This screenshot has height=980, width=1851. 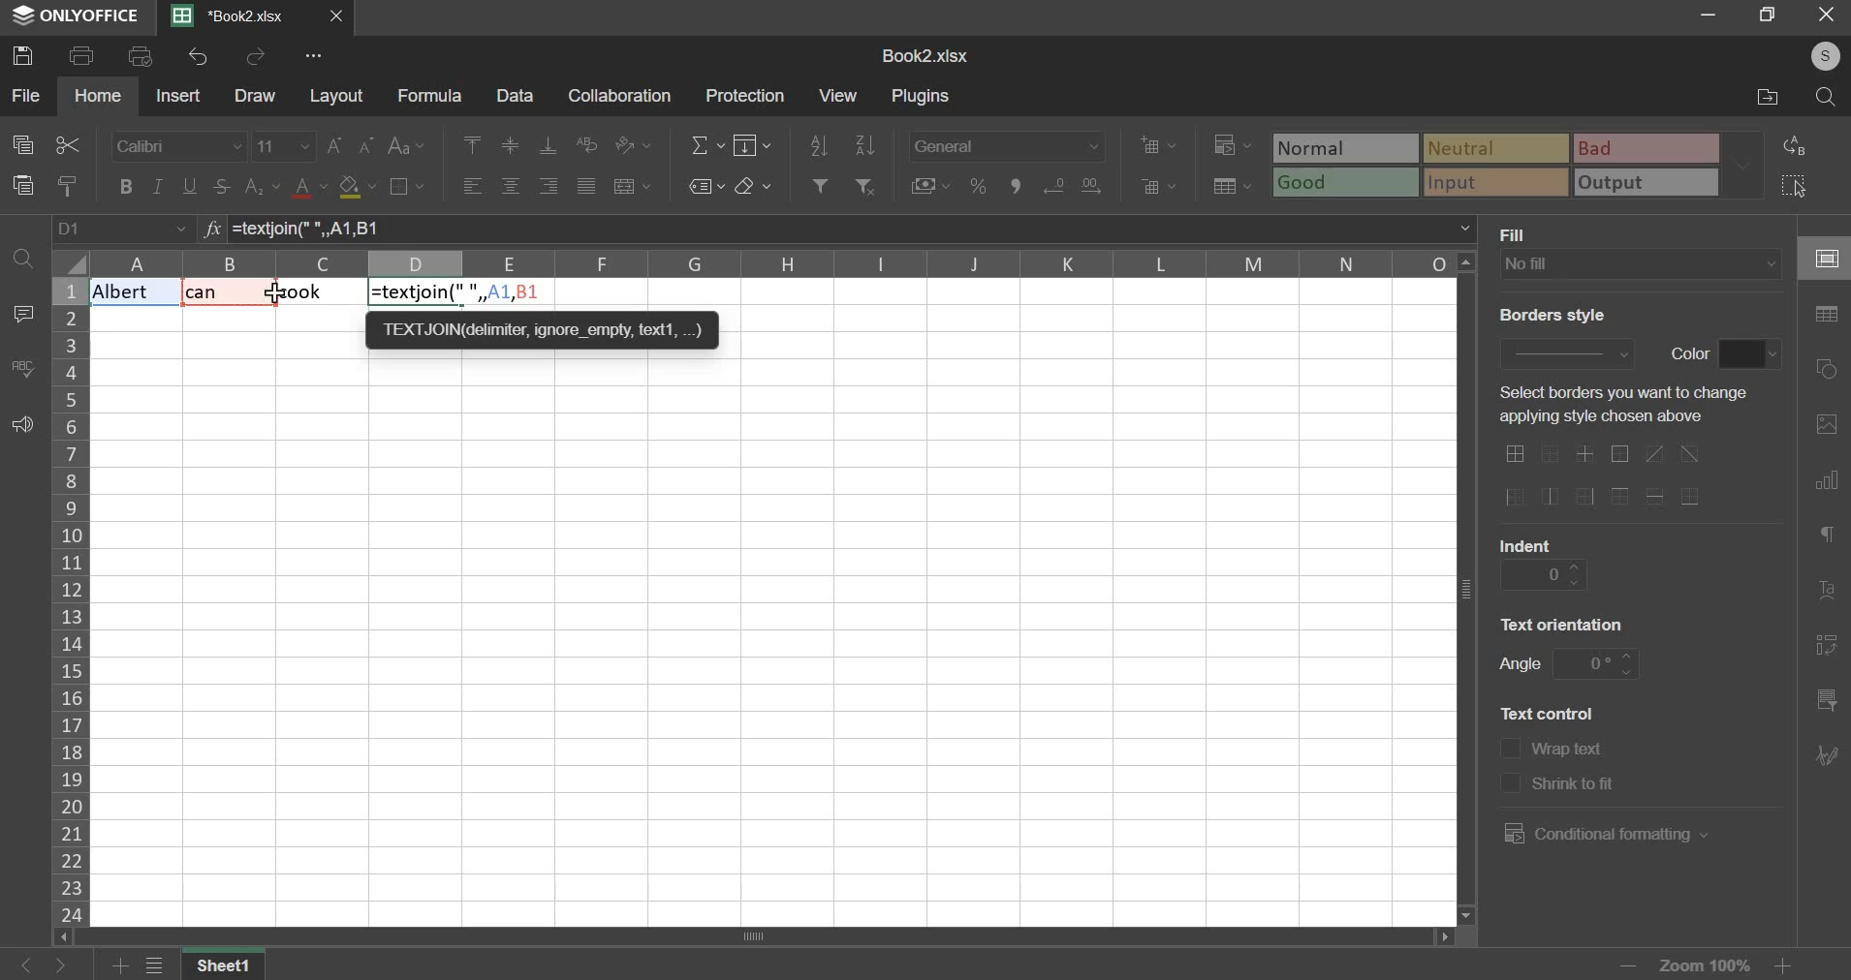 What do you see at coordinates (220, 186) in the screenshot?
I see `strikethrough` at bounding box center [220, 186].